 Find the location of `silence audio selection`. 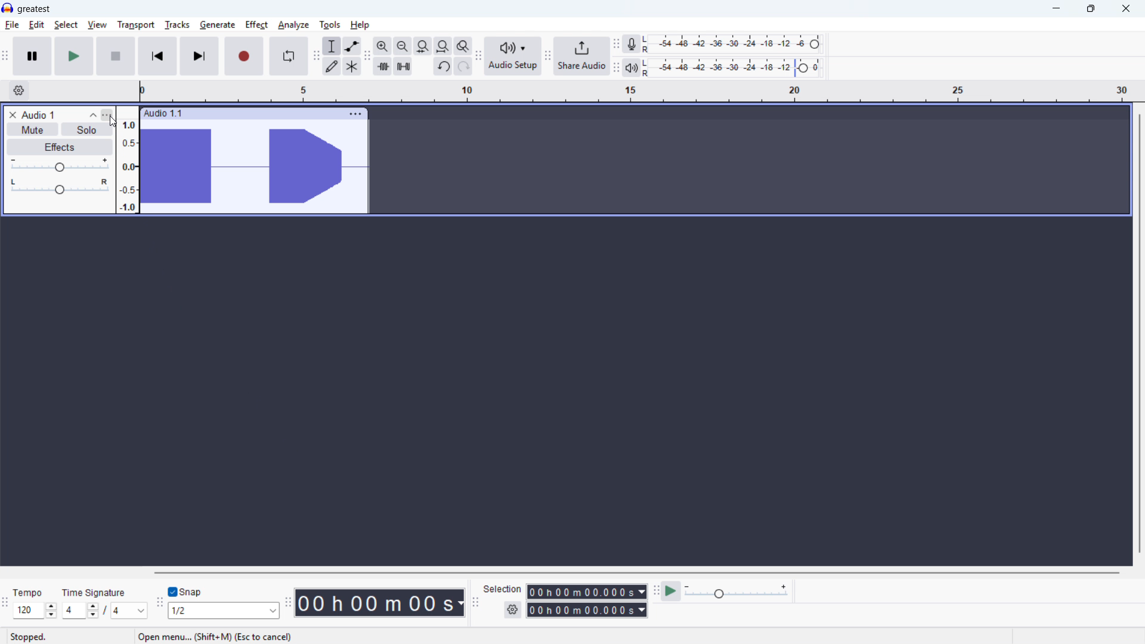

silence audio selection is located at coordinates (403, 67).